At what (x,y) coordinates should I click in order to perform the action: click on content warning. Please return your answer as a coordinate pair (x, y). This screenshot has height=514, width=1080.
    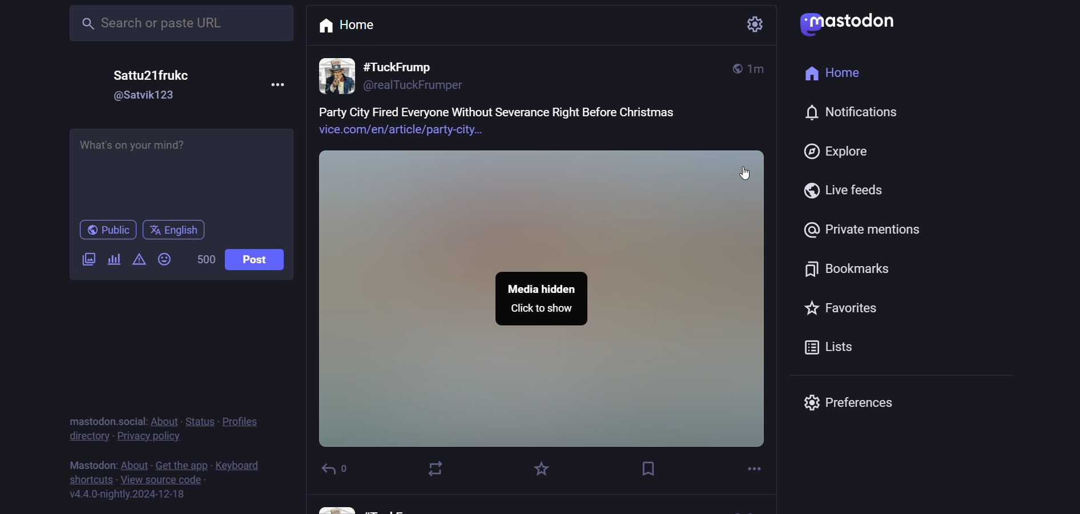
    Looking at the image, I should click on (138, 259).